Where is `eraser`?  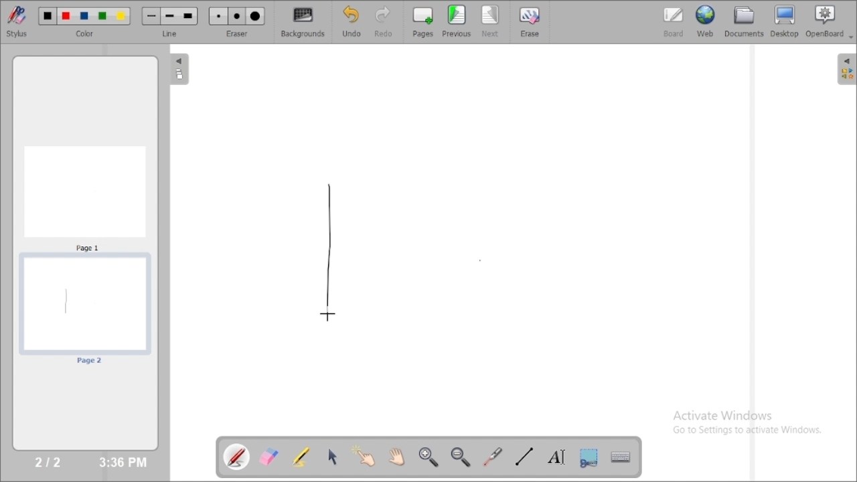
eraser is located at coordinates (237, 33).